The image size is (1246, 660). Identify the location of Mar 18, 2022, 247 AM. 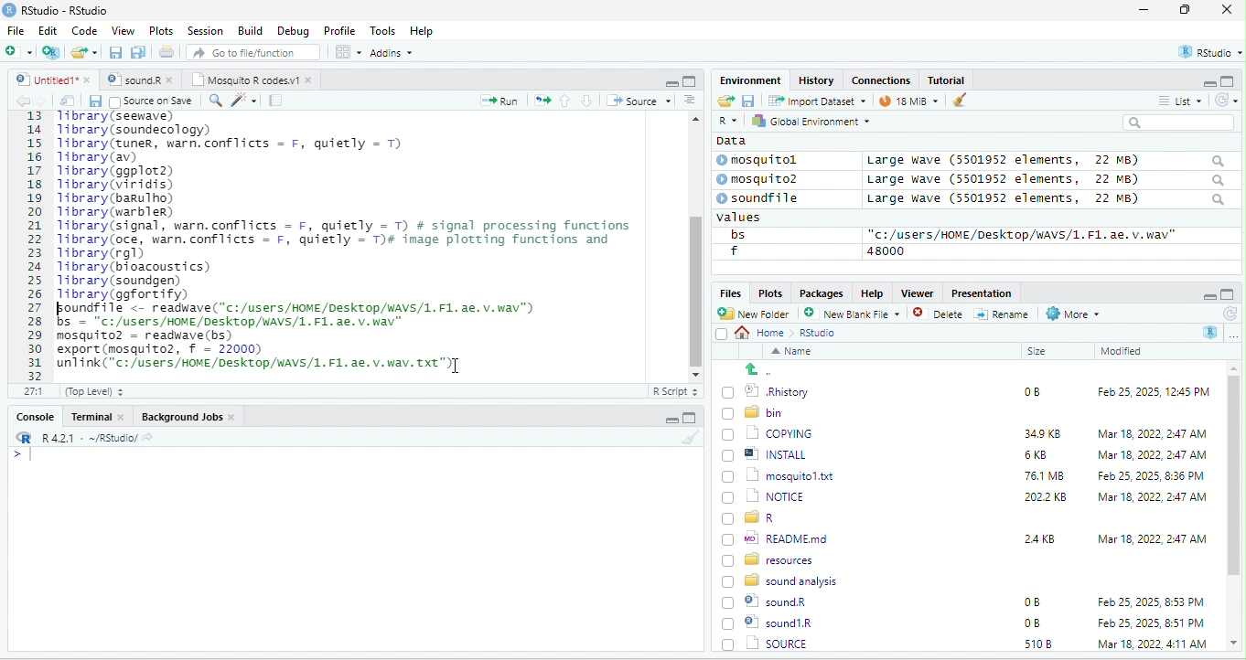
(1153, 433).